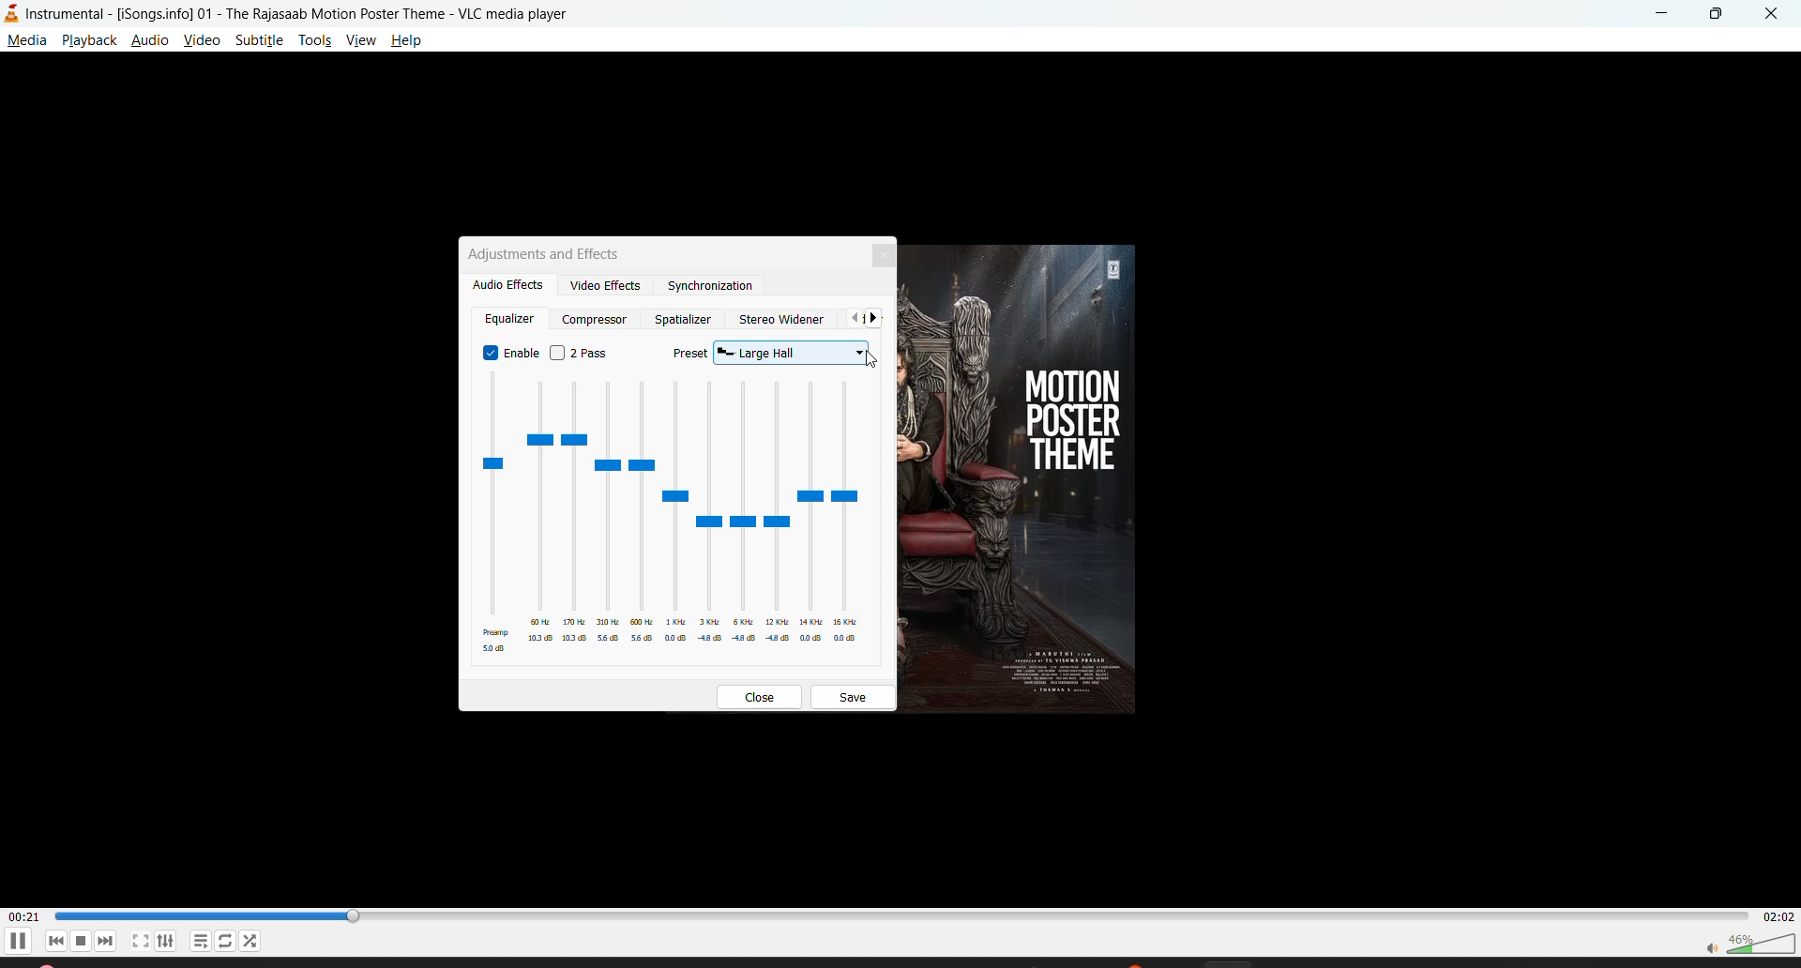  What do you see at coordinates (710, 287) in the screenshot?
I see `synchronization` at bounding box center [710, 287].